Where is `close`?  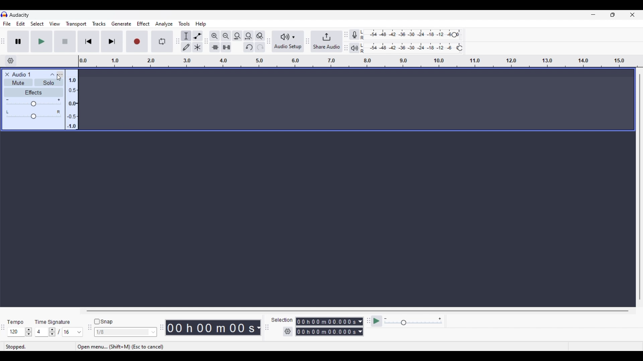 close is located at coordinates (6, 74).